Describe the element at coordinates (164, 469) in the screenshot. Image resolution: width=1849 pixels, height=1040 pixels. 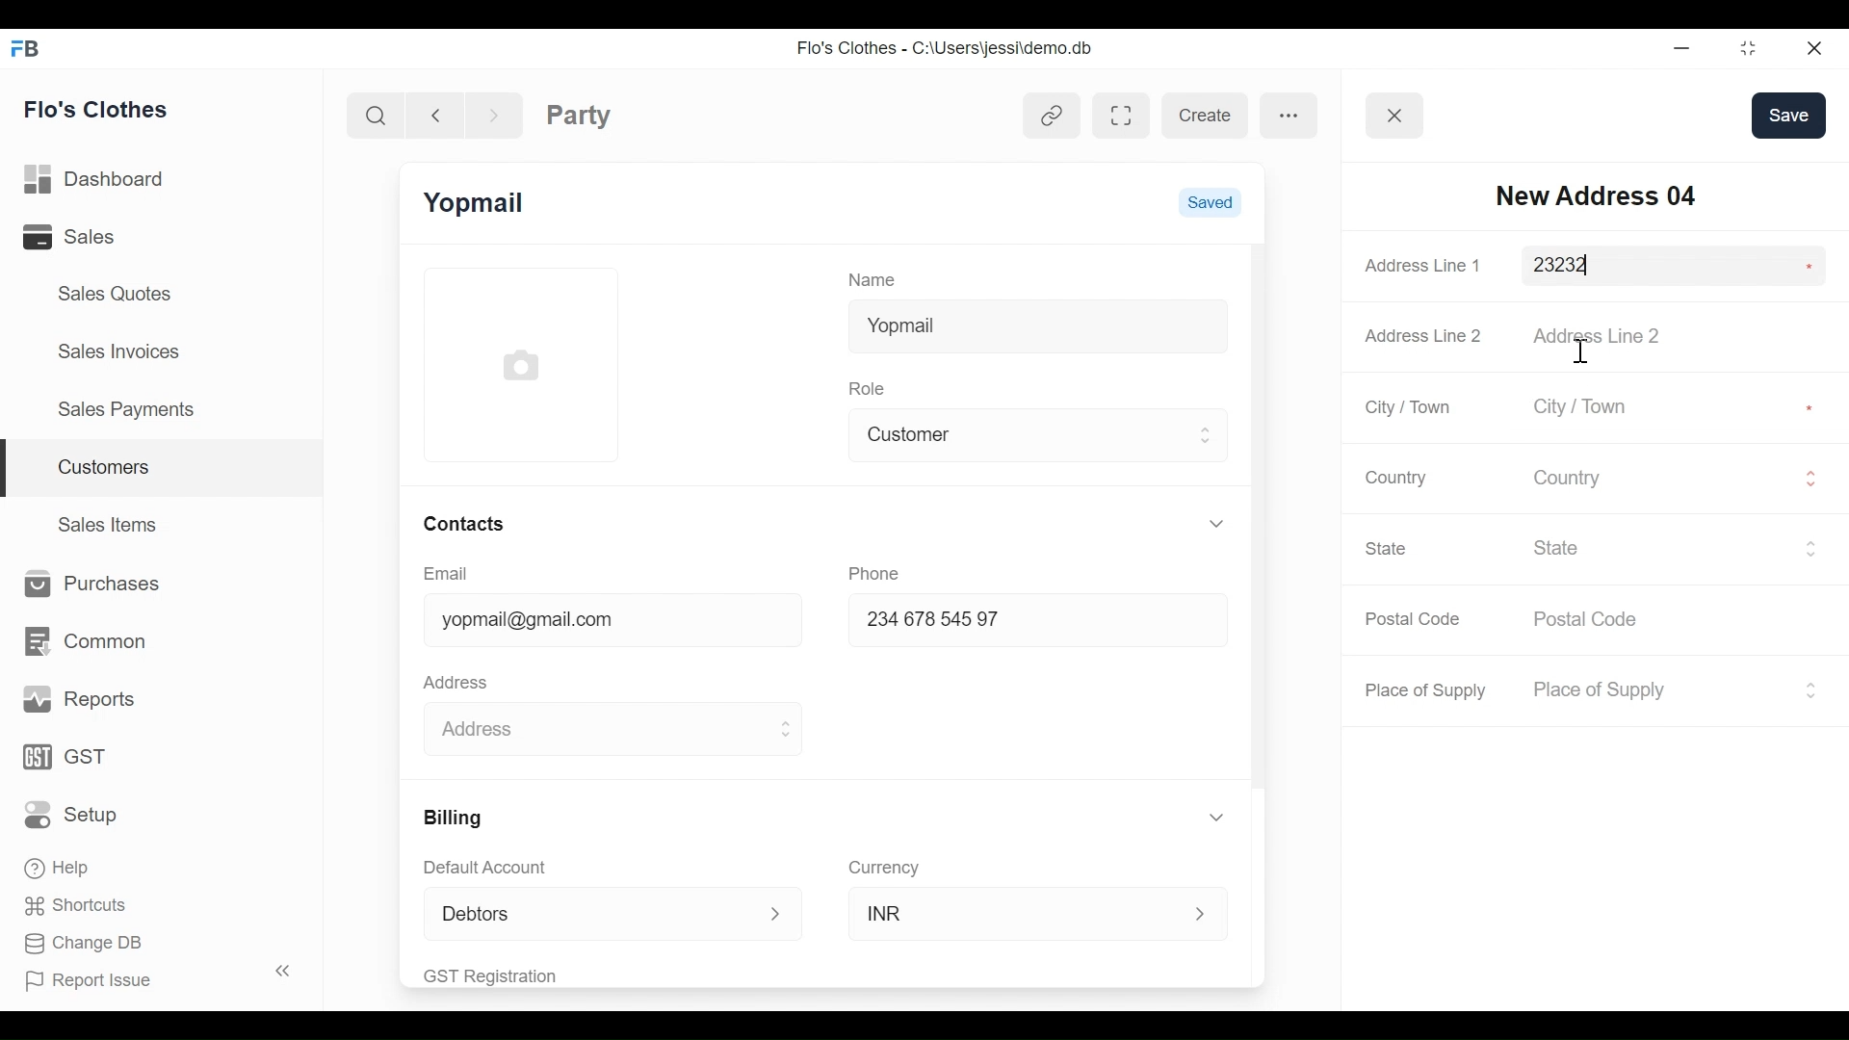
I see `Customers` at that location.